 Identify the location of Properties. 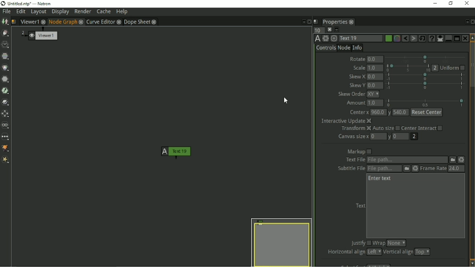
(335, 22).